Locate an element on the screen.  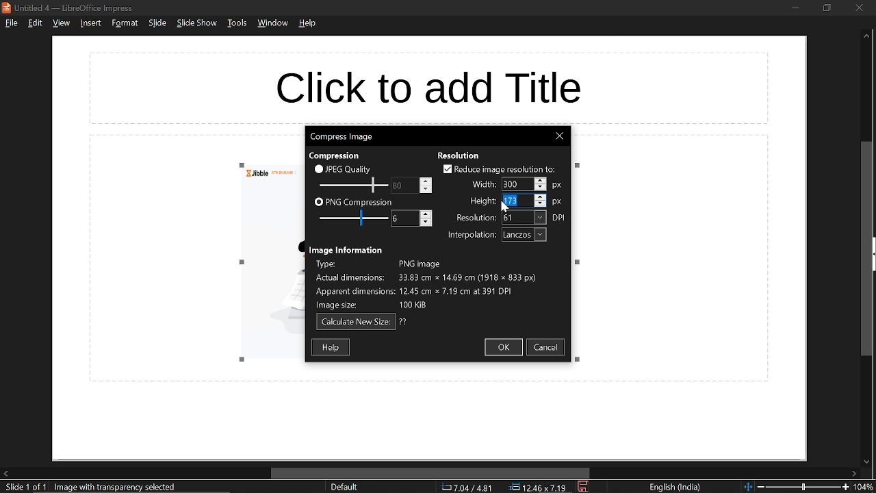
calculate new size is located at coordinates (355, 322).